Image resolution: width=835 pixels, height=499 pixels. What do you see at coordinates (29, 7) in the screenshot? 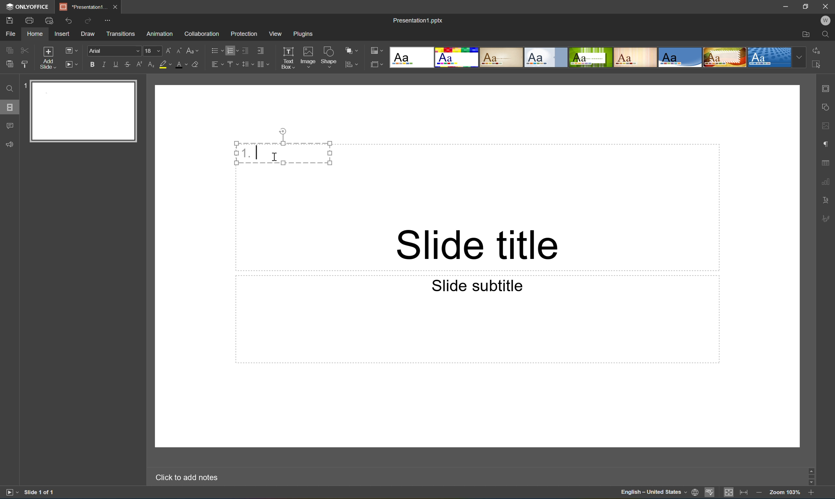
I see `ONLYOFFICE` at bounding box center [29, 7].